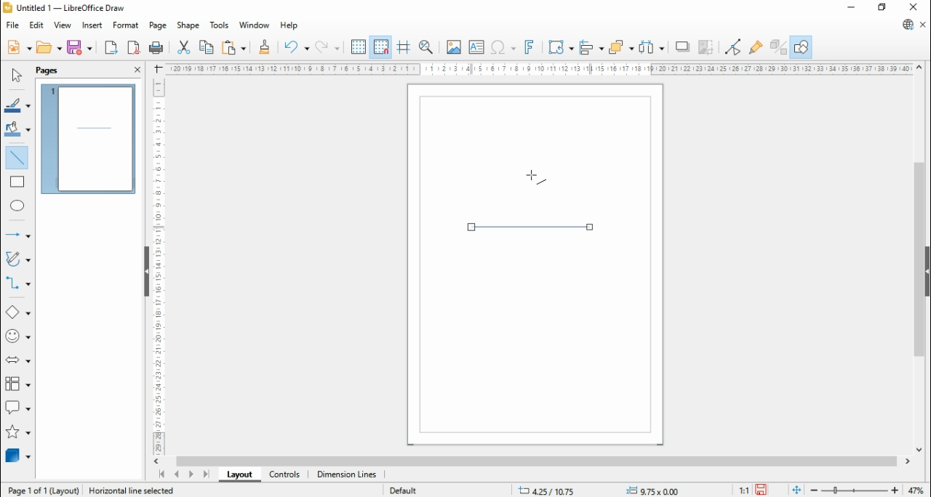  Describe the element at coordinates (475, 47) in the screenshot. I see `insert text box` at that location.